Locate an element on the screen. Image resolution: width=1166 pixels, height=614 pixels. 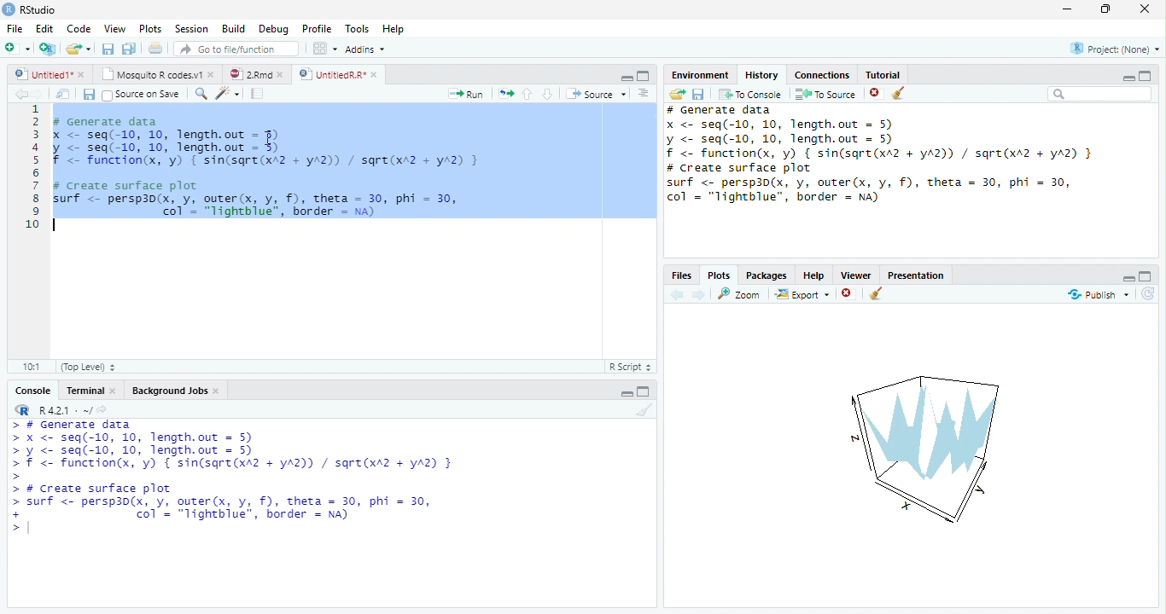
Go to previous section/chunk is located at coordinates (527, 94).